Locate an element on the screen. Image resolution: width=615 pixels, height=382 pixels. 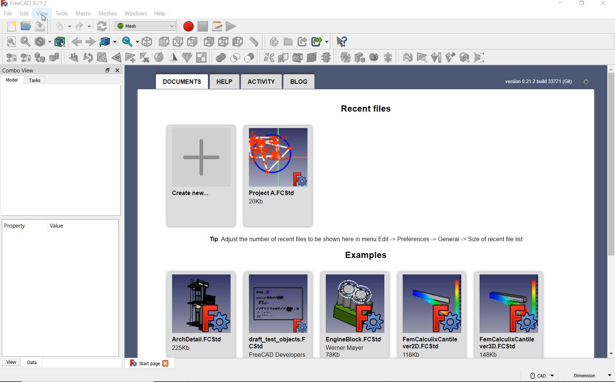
documents is located at coordinates (182, 81).